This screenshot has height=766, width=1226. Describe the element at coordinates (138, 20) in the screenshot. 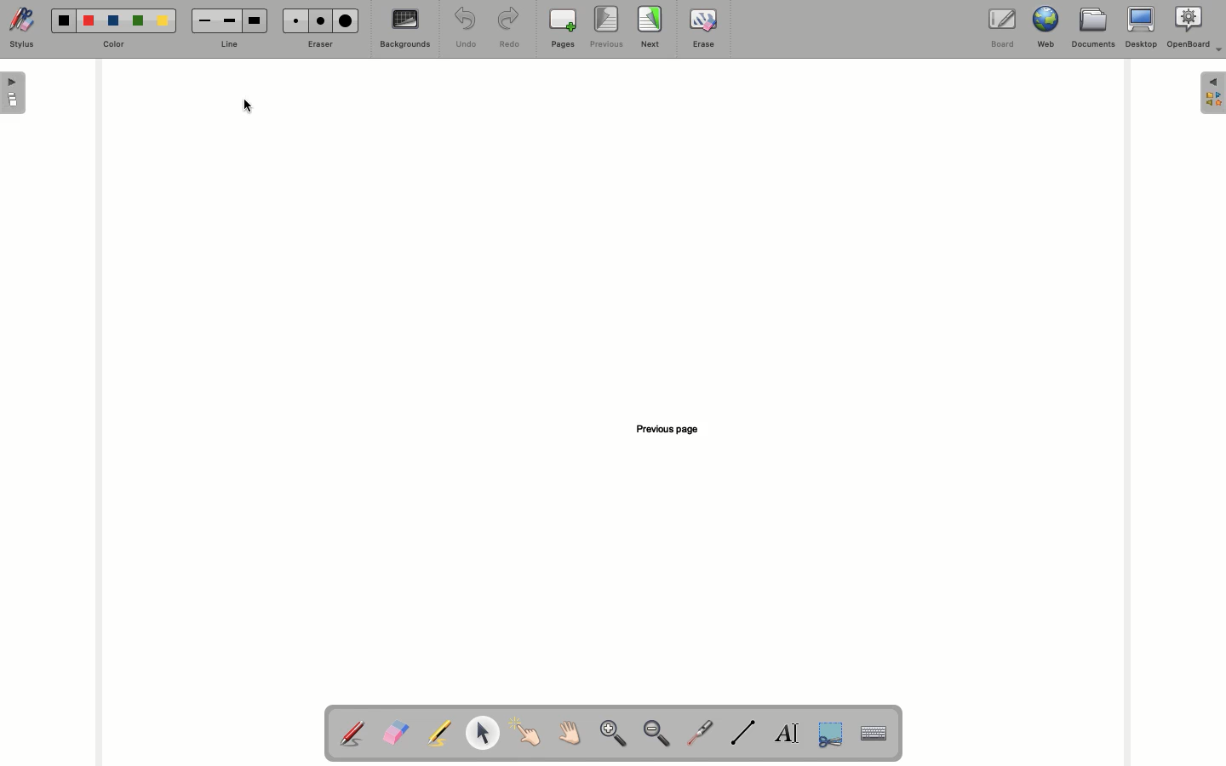

I see `Color 4` at that location.